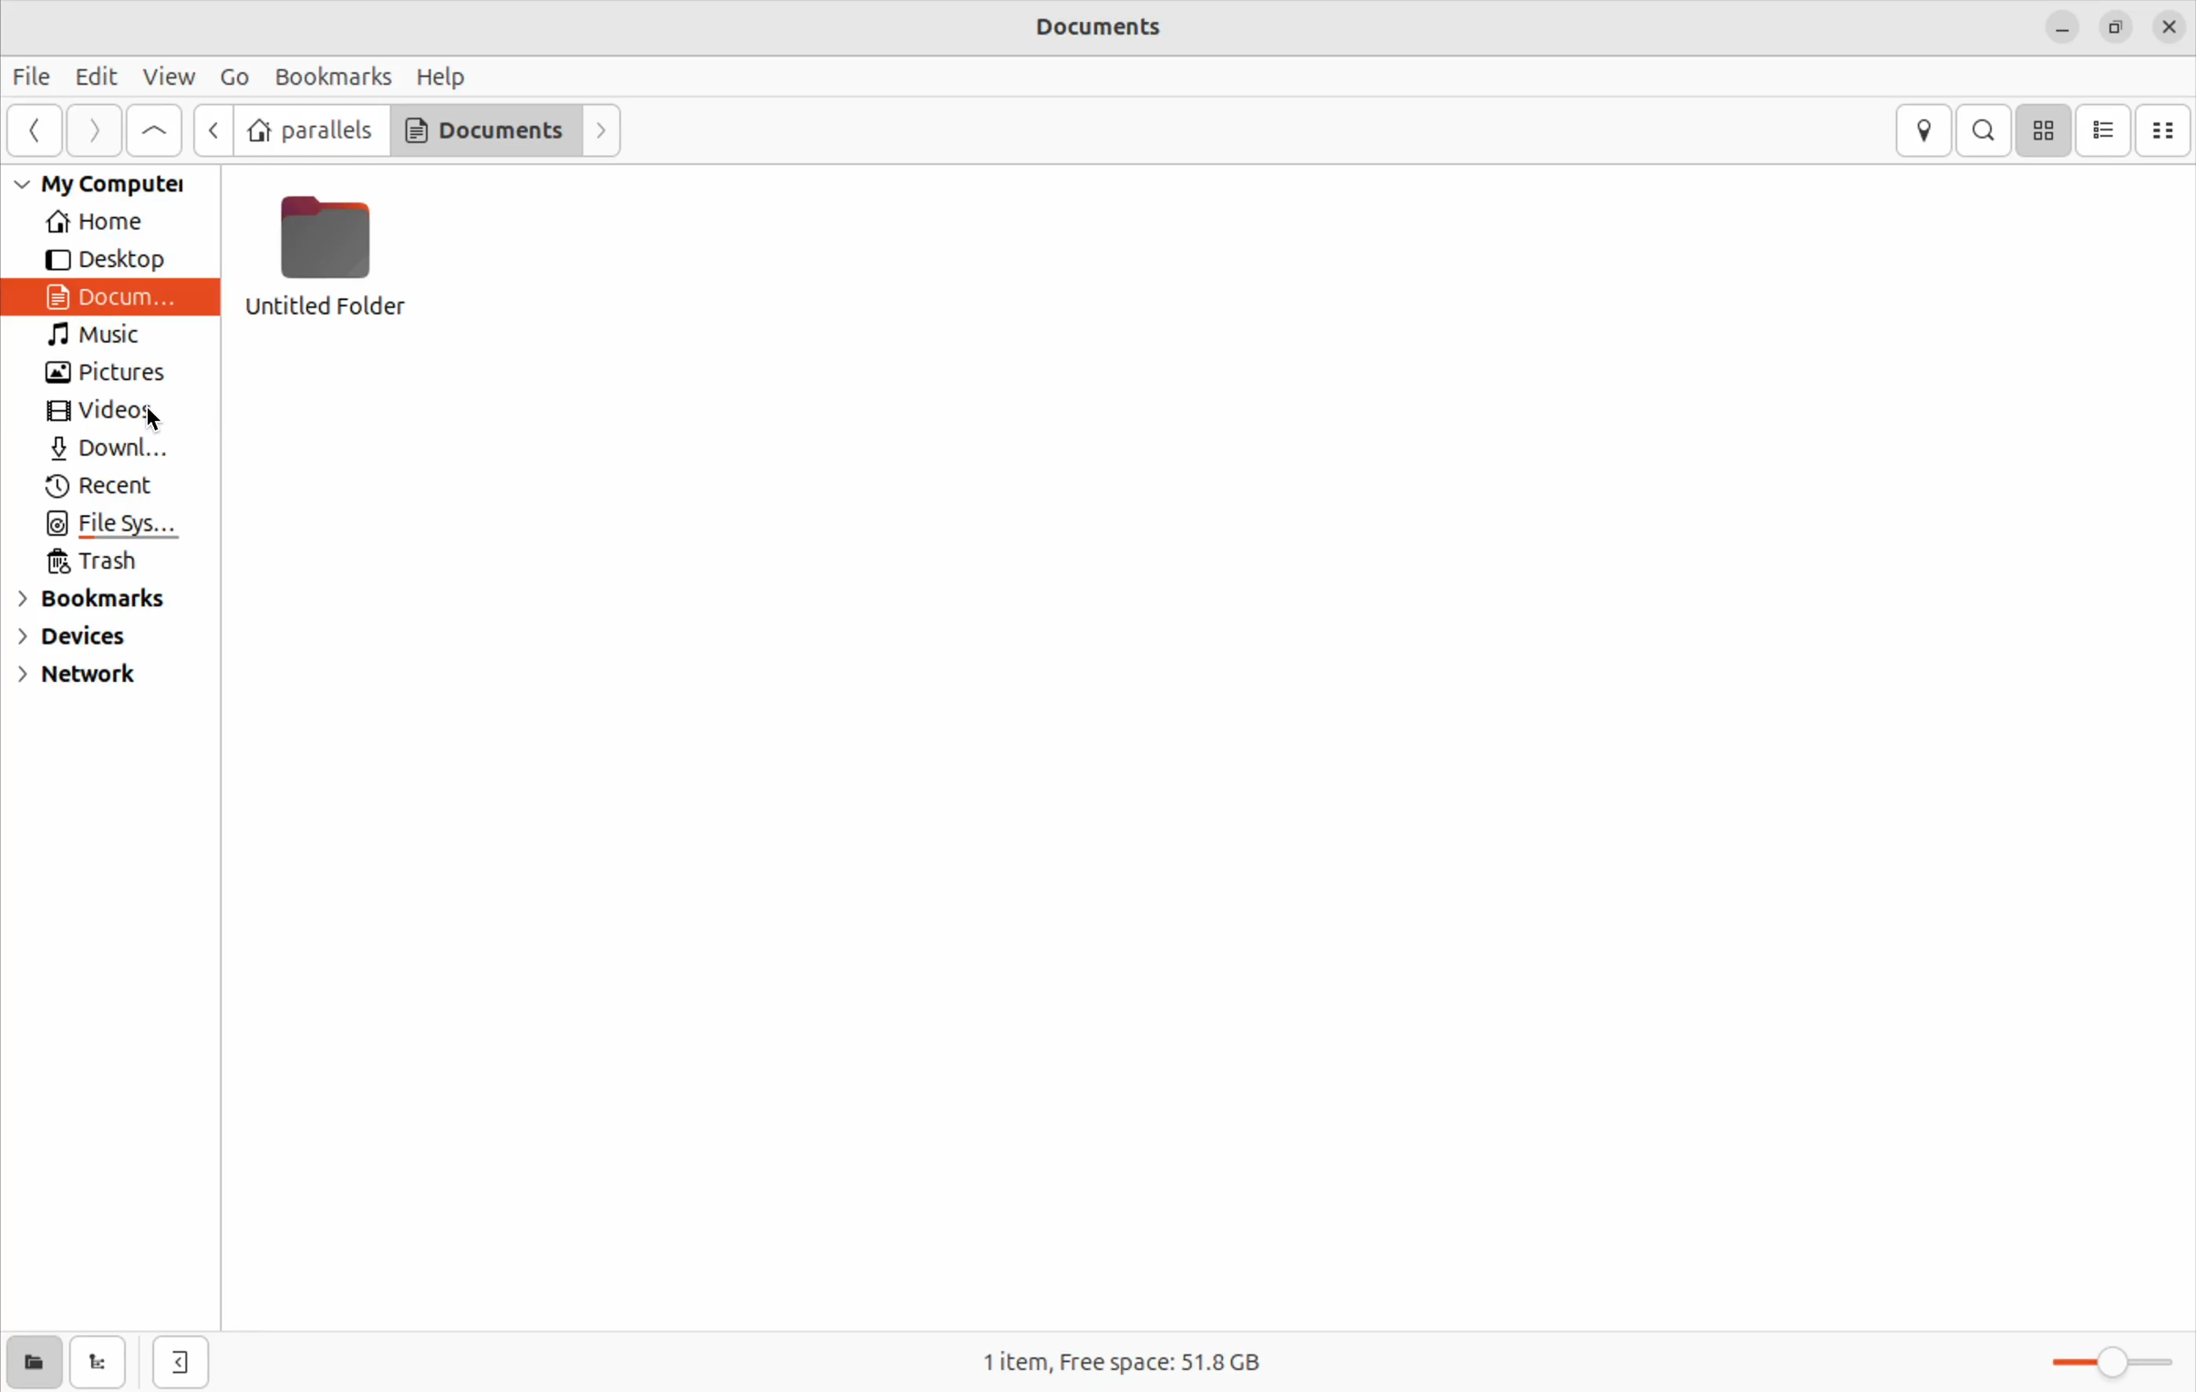  What do you see at coordinates (179, 1366) in the screenshot?
I see `close side bar` at bounding box center [179, 1366].